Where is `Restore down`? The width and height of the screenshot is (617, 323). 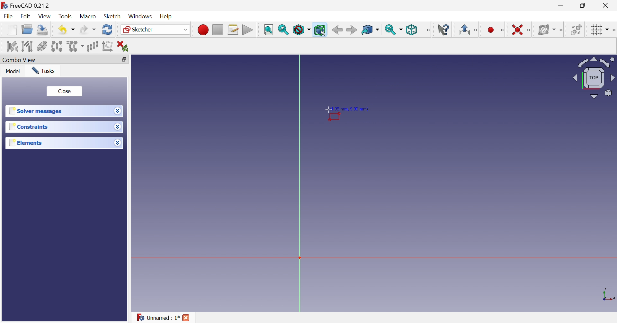
Restore down is located at coordinates (584, 5).